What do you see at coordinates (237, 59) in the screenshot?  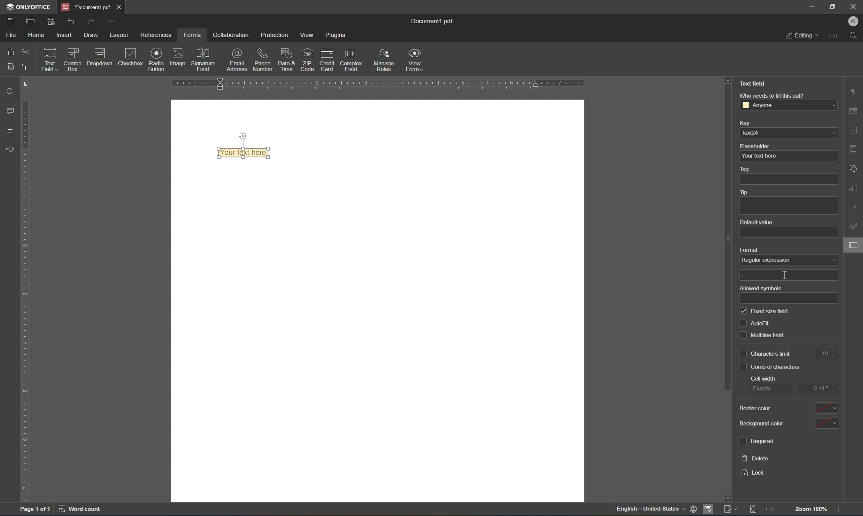 I see `email address` at bounding box center [237, 59].